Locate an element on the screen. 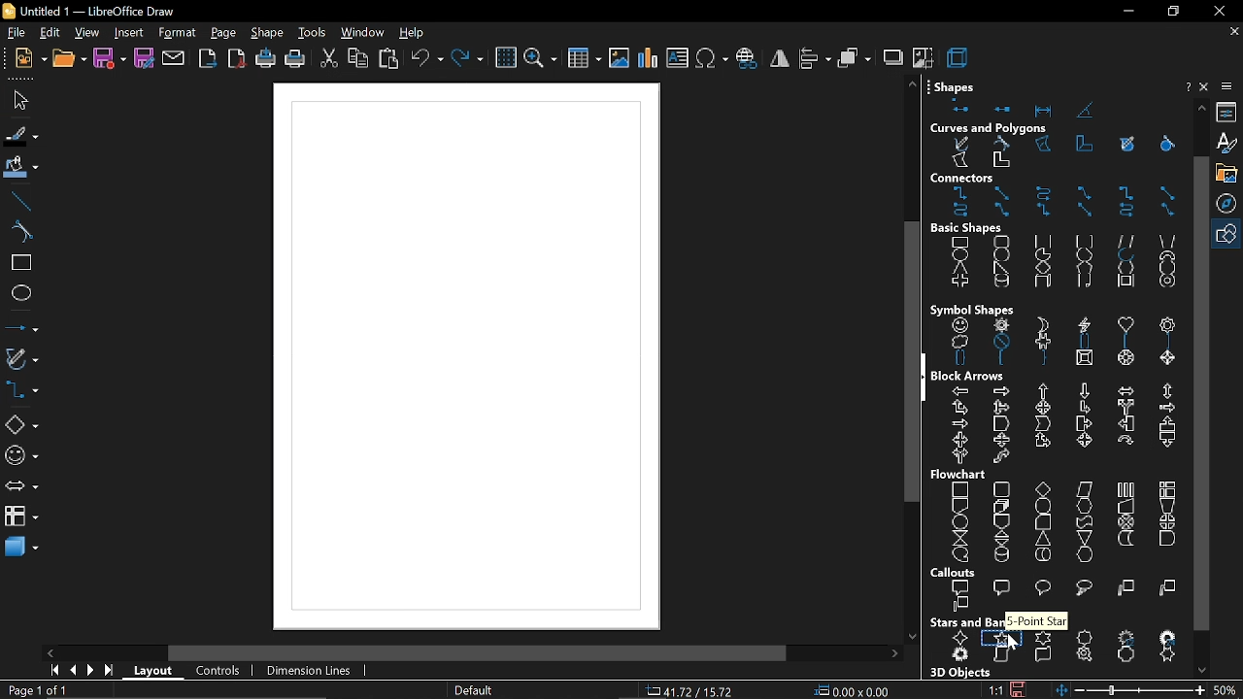 The image size is (1243, 699). close tab is located at coordinates (1232, 32).